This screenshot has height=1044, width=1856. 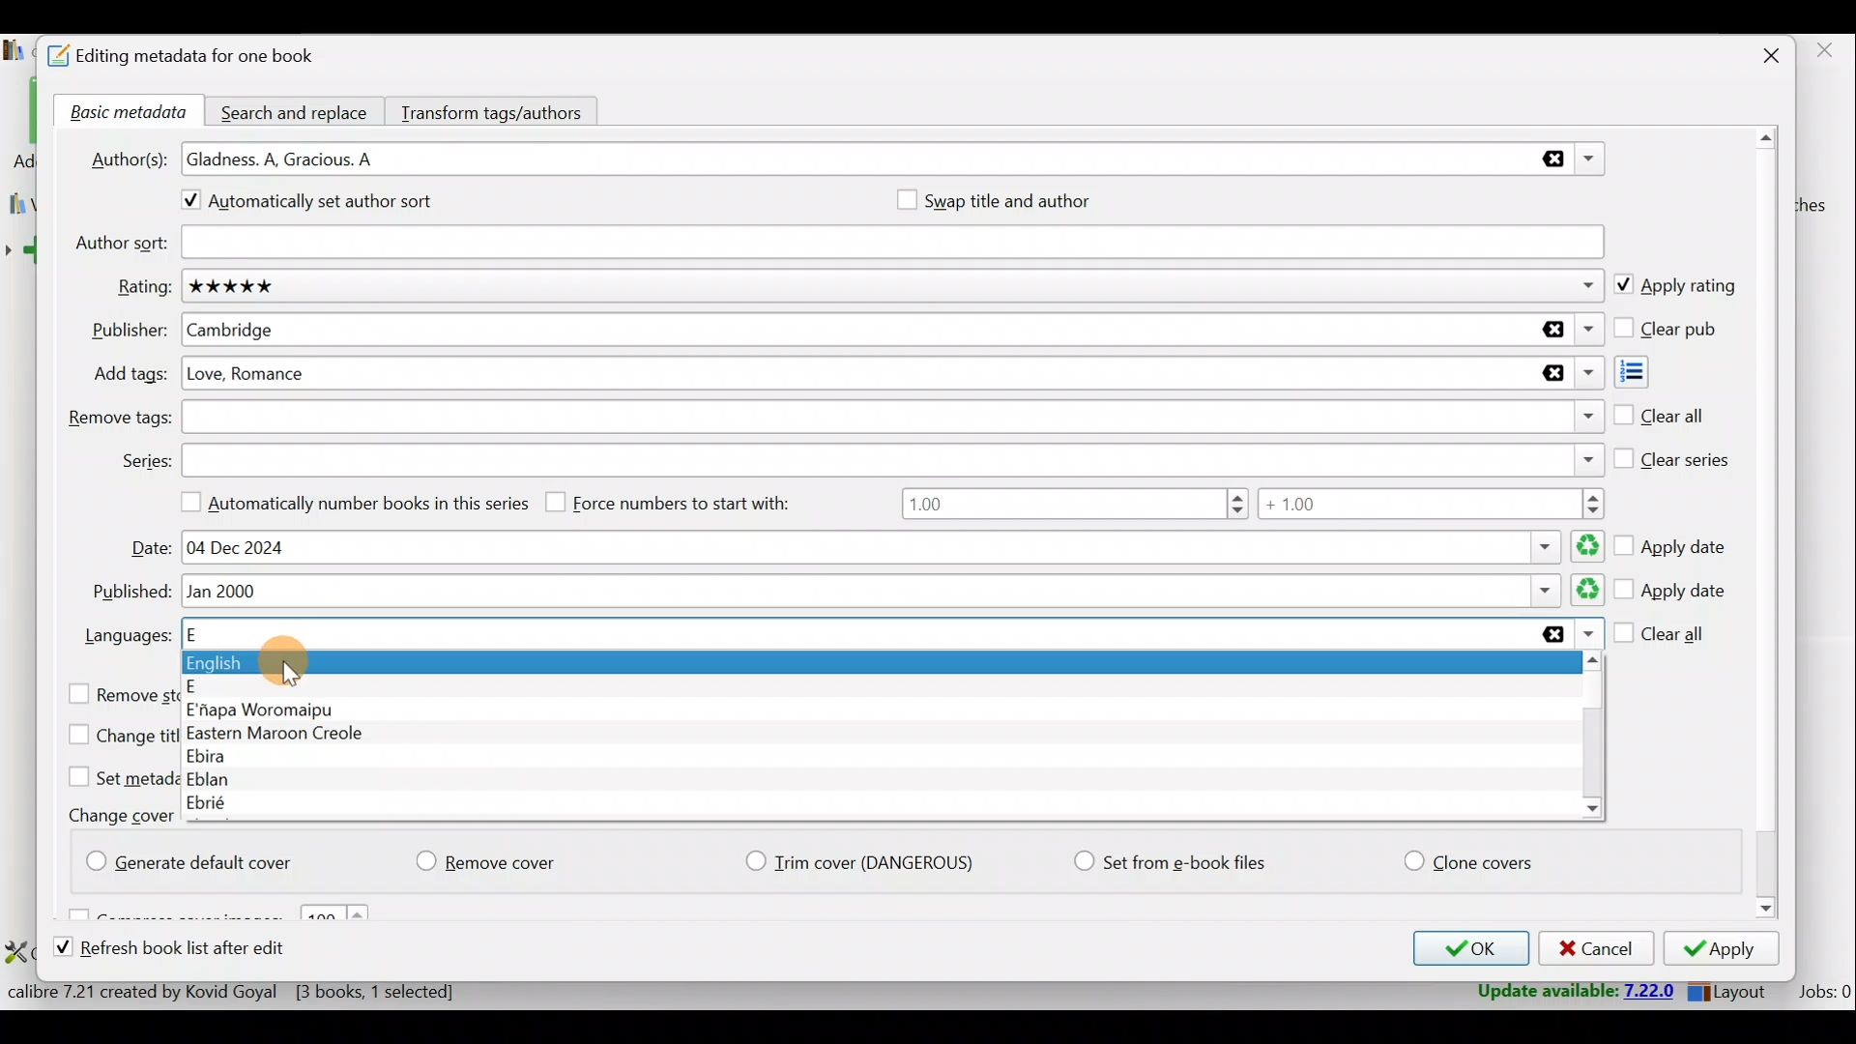 What do you see at coordinates (129, 157) in the screenshot?
I see `Author(s):` at bounding box center [129, 157].